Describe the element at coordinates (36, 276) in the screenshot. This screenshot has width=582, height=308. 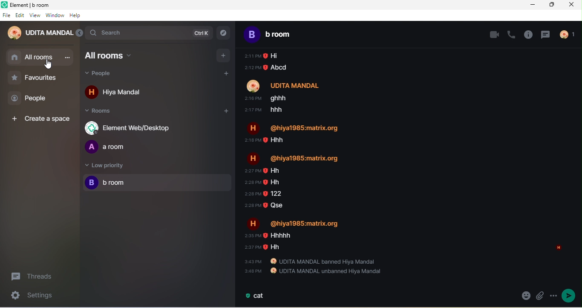
I see `threads` at that location.